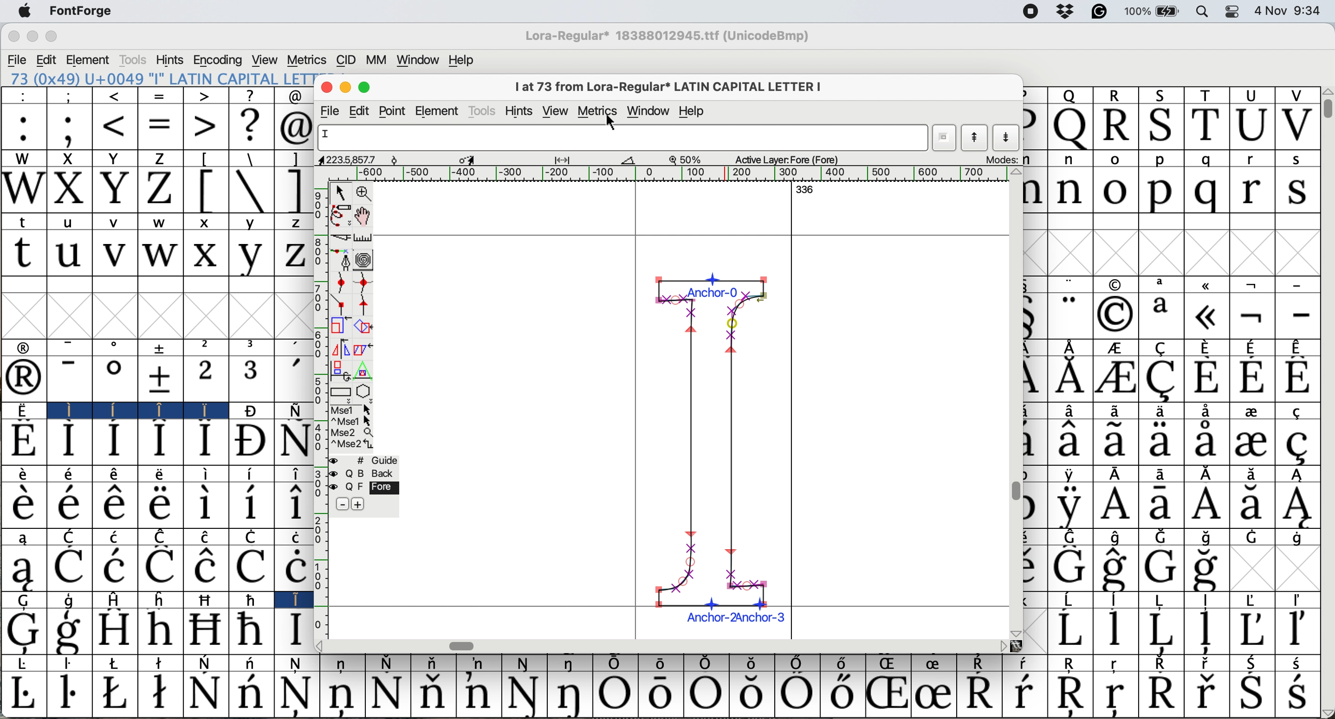 This screenshot has width=1335, height=719. Describe the element at coordinates (206, 253) in the screenshot. I see `x` at that location.